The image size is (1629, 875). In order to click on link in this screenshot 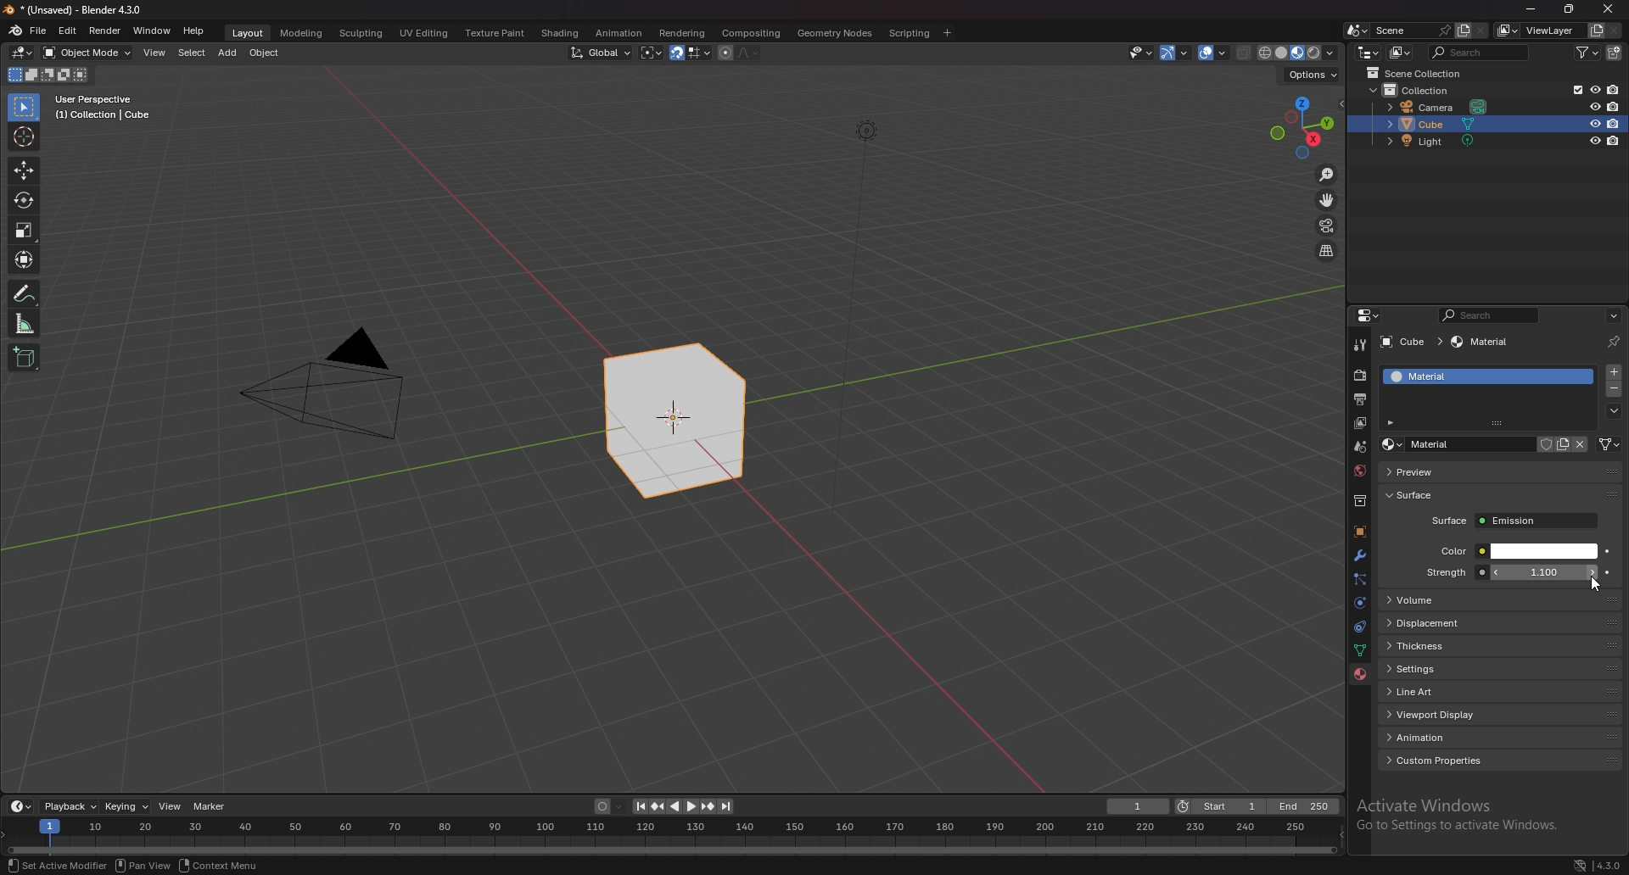, I will do `click(1609, 444)`.